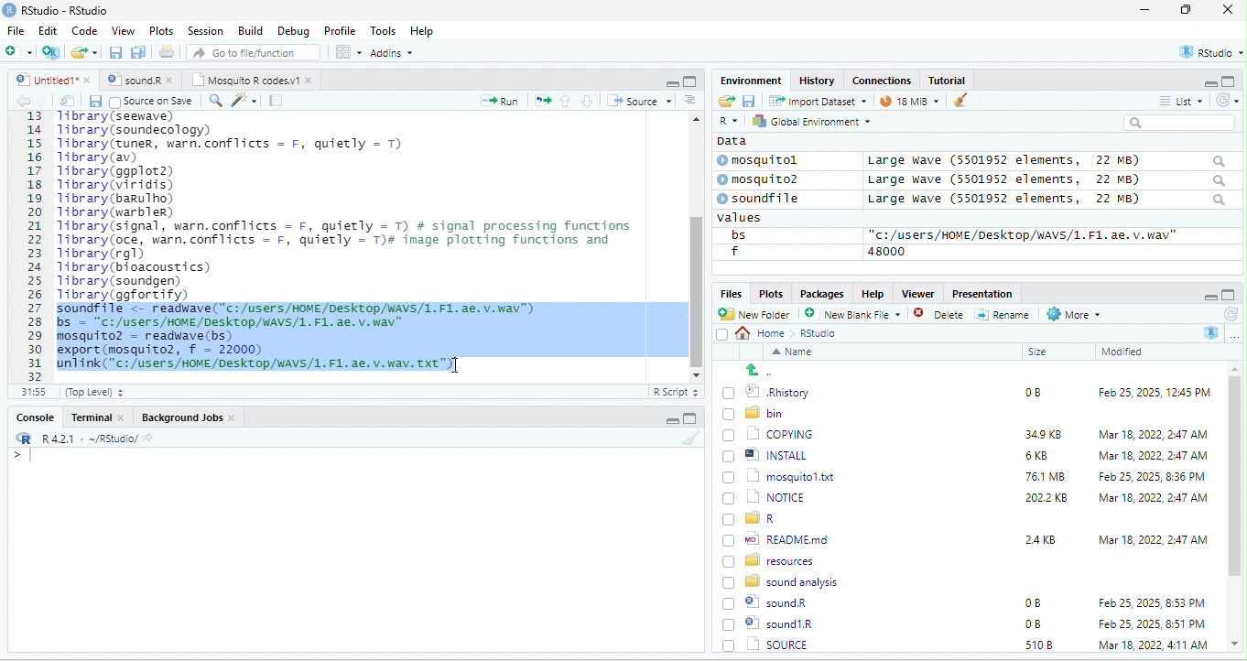 The width and height of the screenshot is (1247, 661). What do you see at coordinates (543, 99) in the screenshot?
I see `open` at bounding box center [543, 99].